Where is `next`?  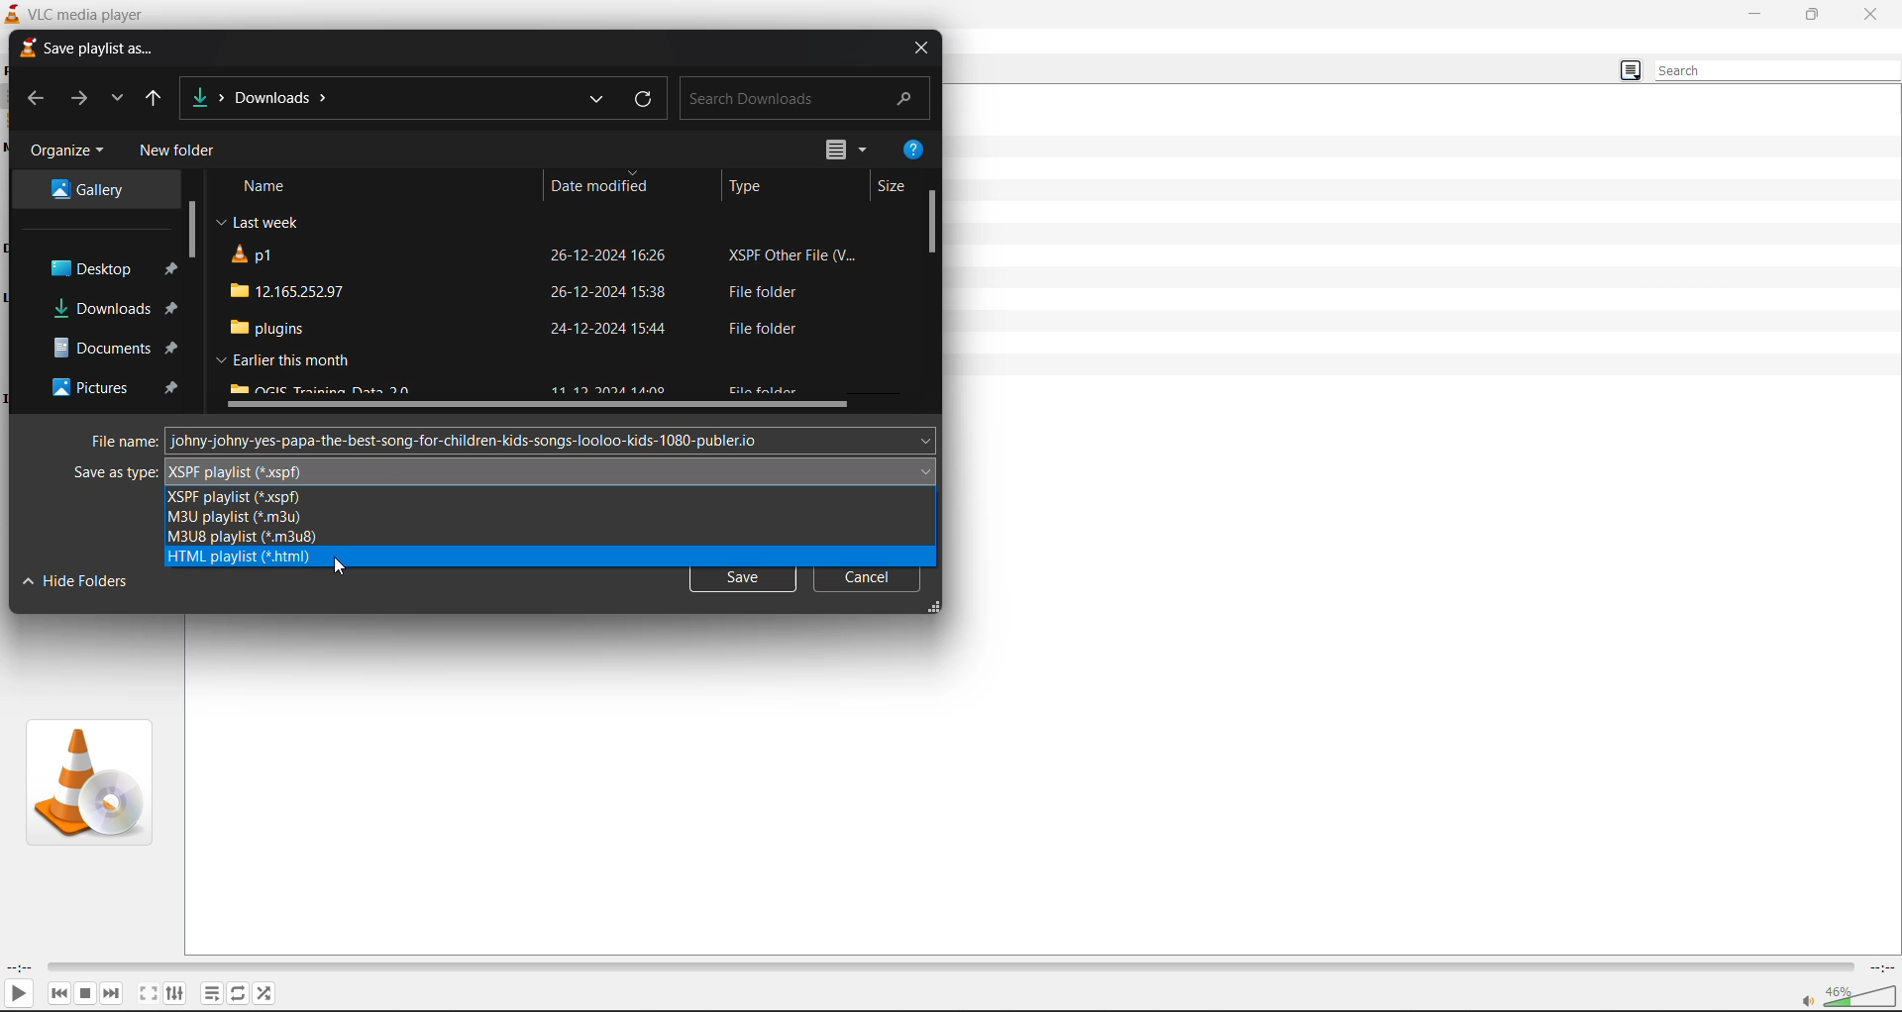
next is located at coordinates (116, 992).